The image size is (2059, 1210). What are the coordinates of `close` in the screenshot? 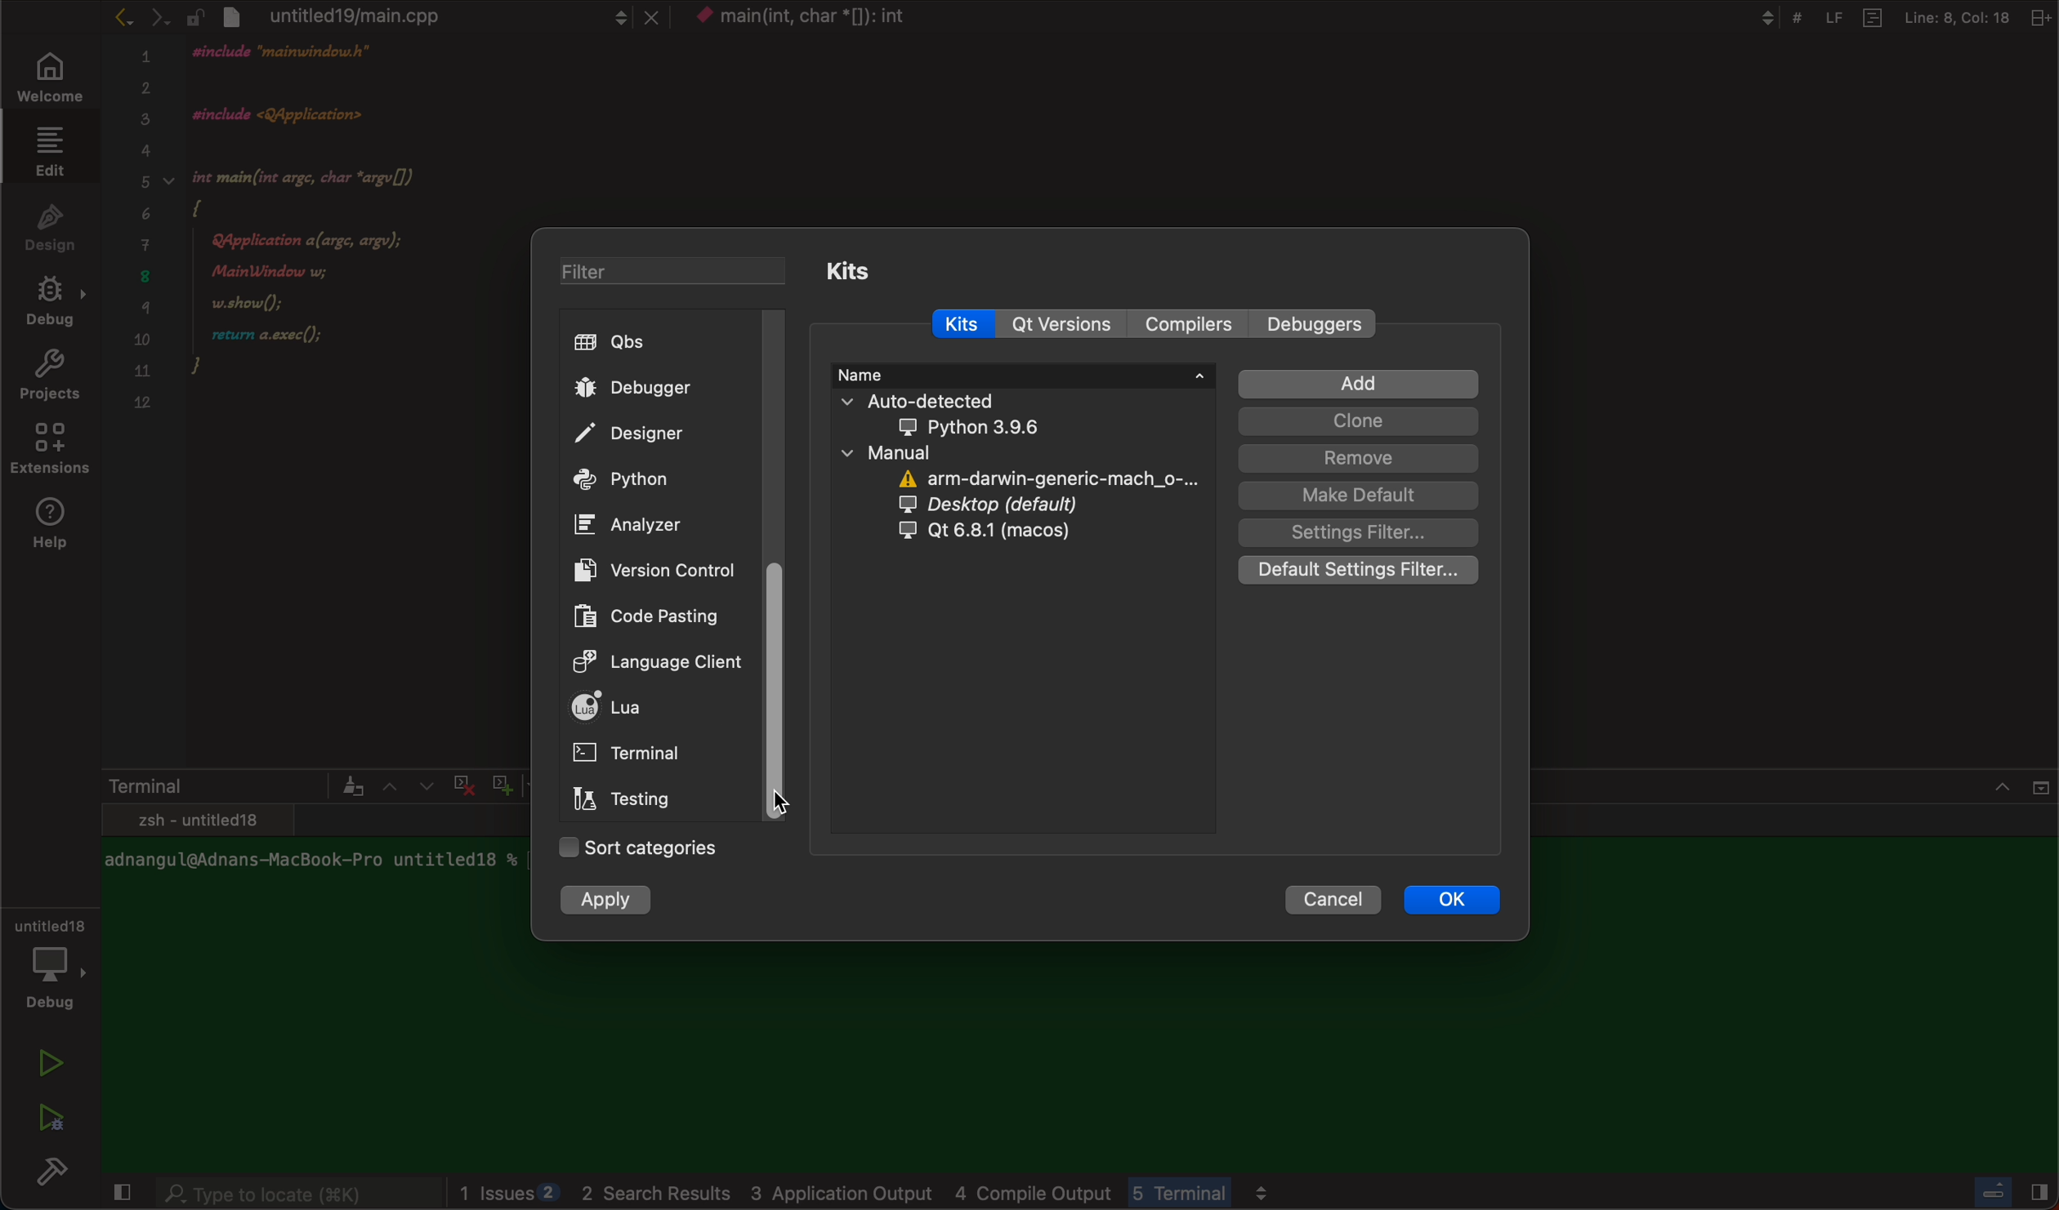 It's located at (118, 1194).